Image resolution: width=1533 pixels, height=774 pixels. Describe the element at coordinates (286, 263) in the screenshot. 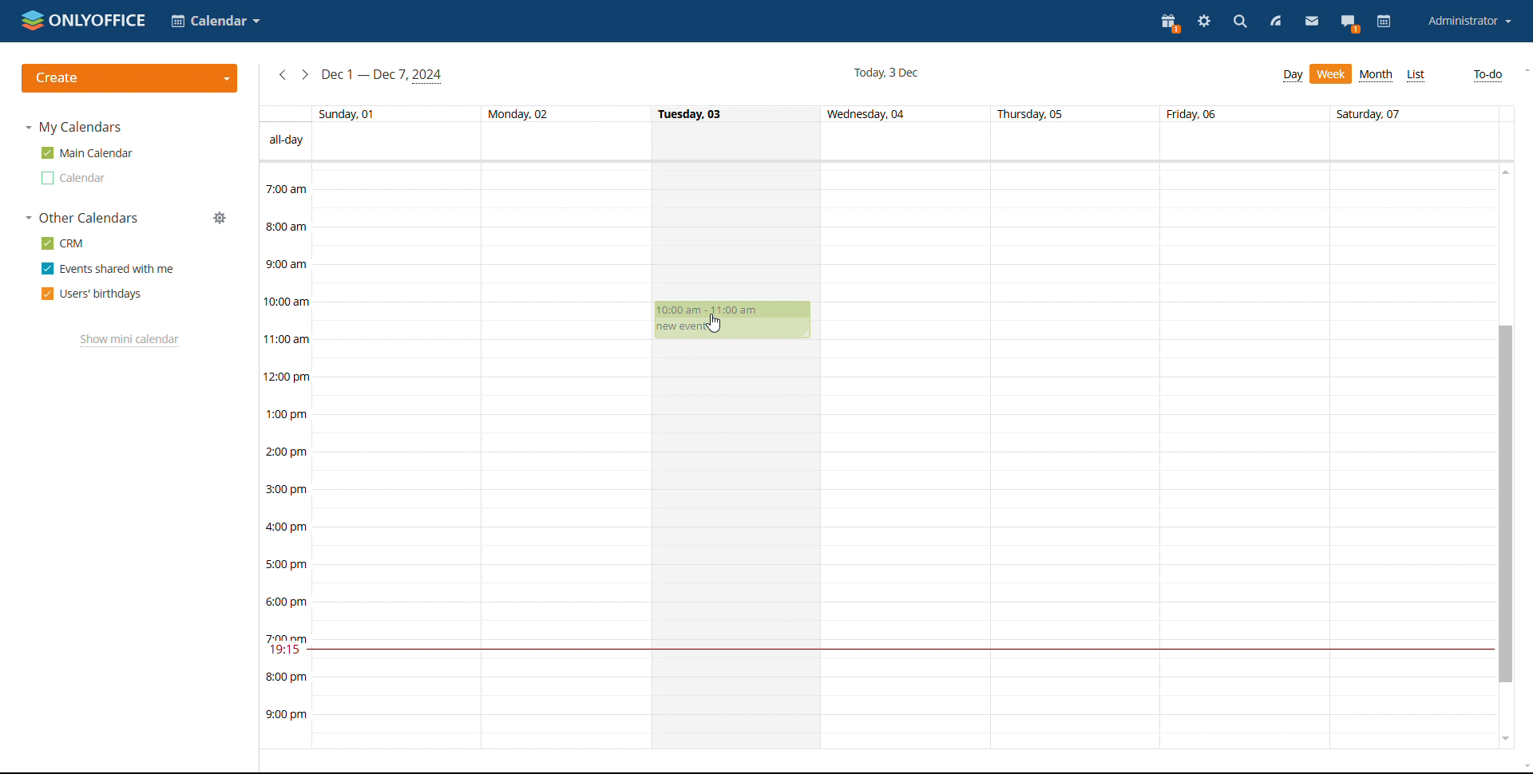

I see `9:00 am` at that location.